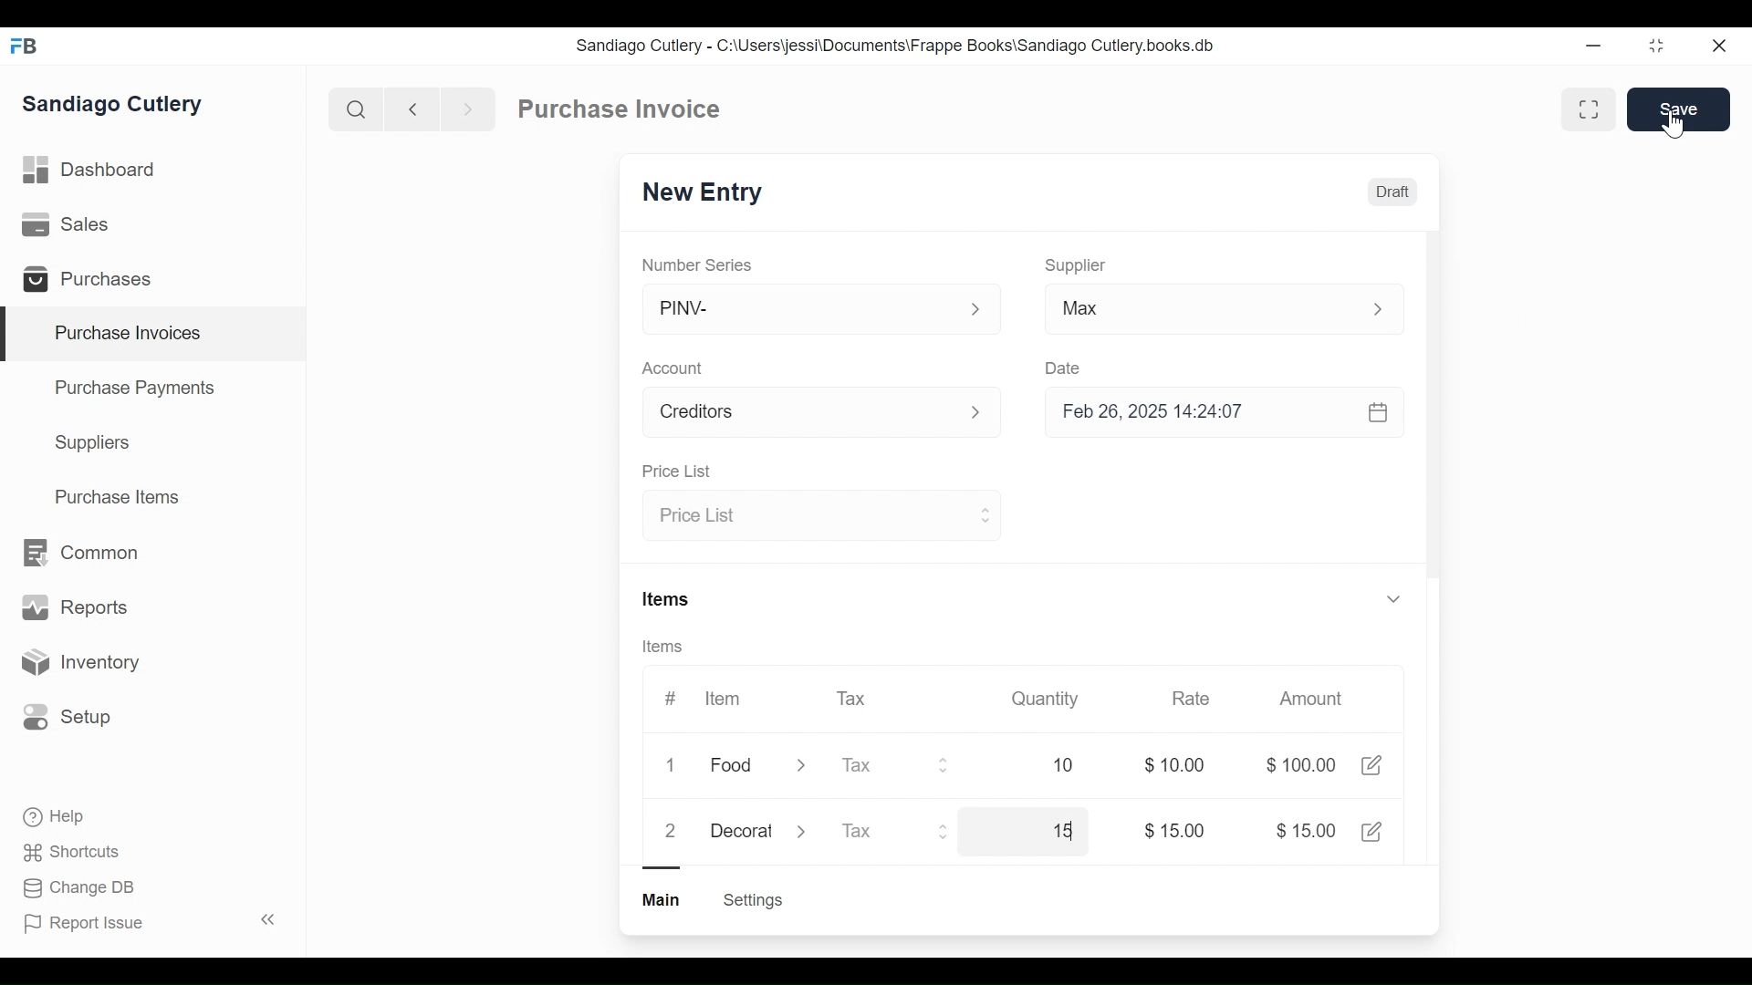 The width and height of the screenshot is (1752, 985). What do you see at coordinates (78, 553) in the screenshot?
I see `Common` at bounding box center [78, 553].